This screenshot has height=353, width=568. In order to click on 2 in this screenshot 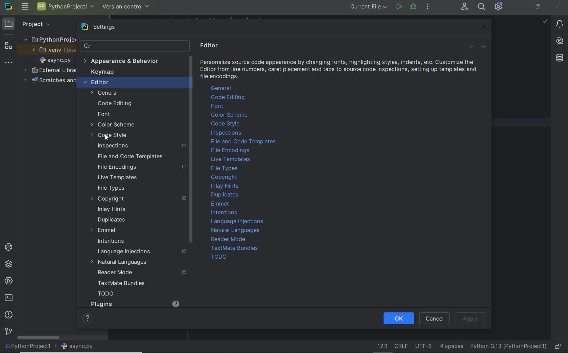, I will do `click(174, 302)`.